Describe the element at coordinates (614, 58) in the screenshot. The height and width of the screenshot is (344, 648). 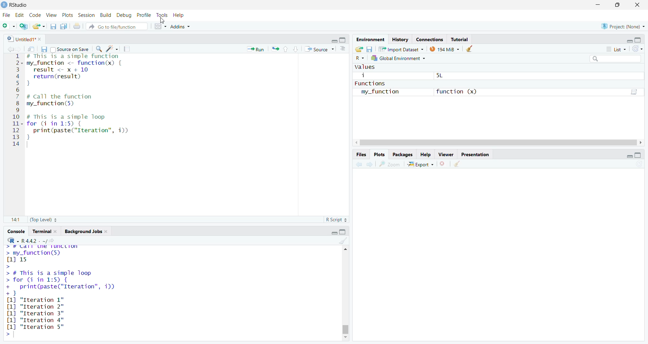
I see `search field` at that location.